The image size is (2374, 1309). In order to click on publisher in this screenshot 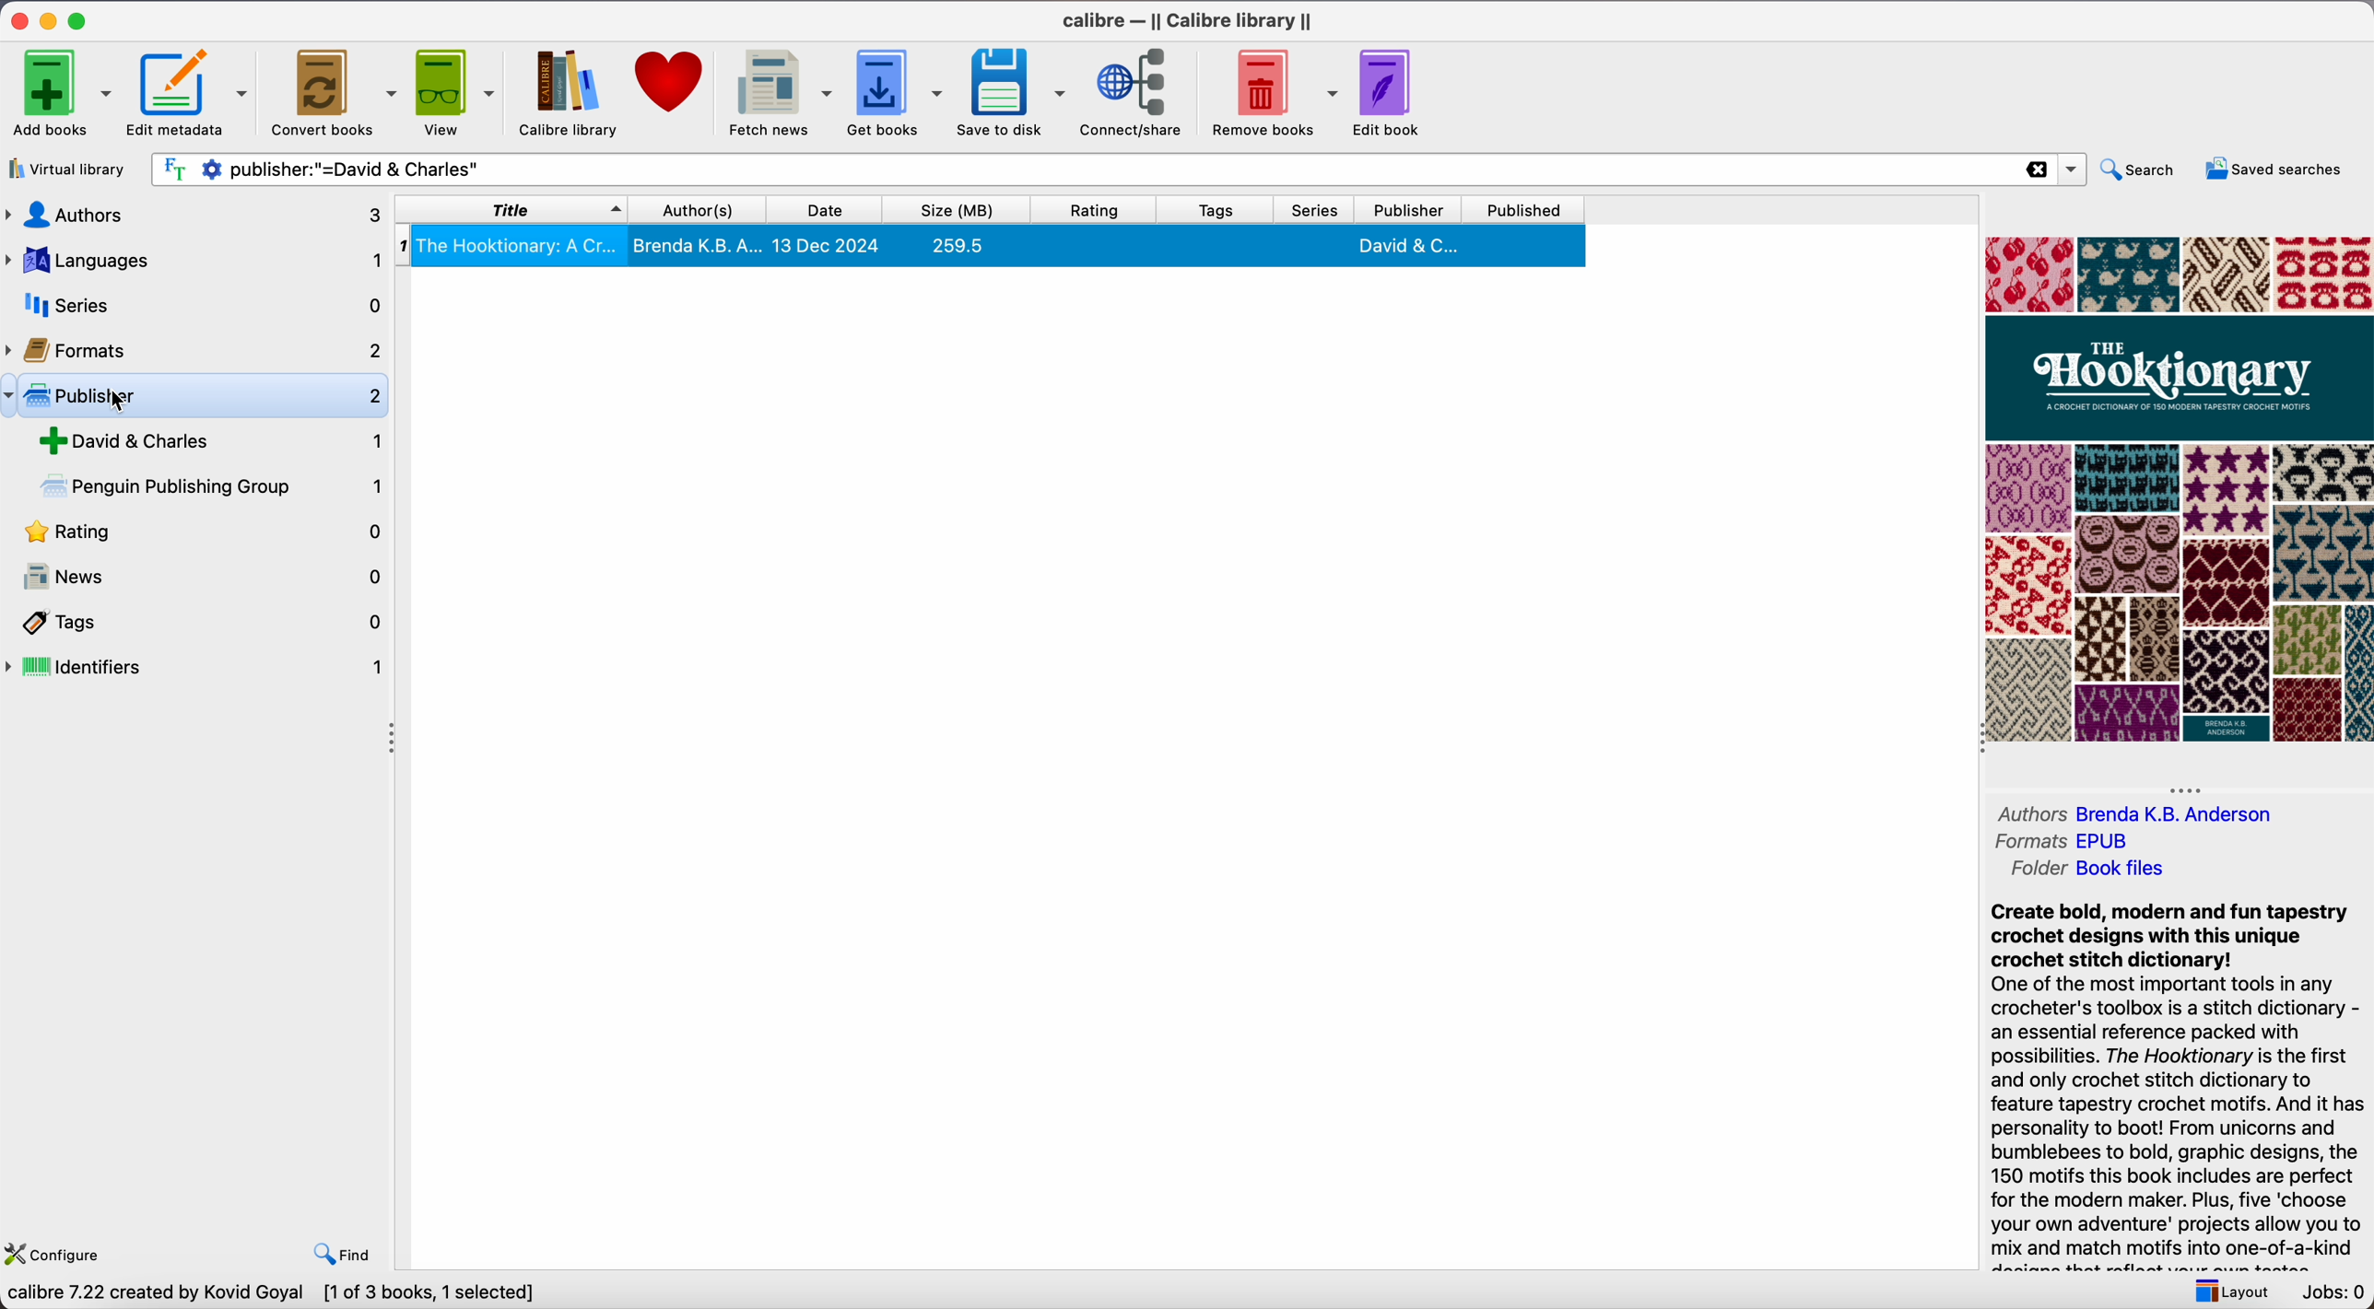, I will do `click(1414, 209)`.